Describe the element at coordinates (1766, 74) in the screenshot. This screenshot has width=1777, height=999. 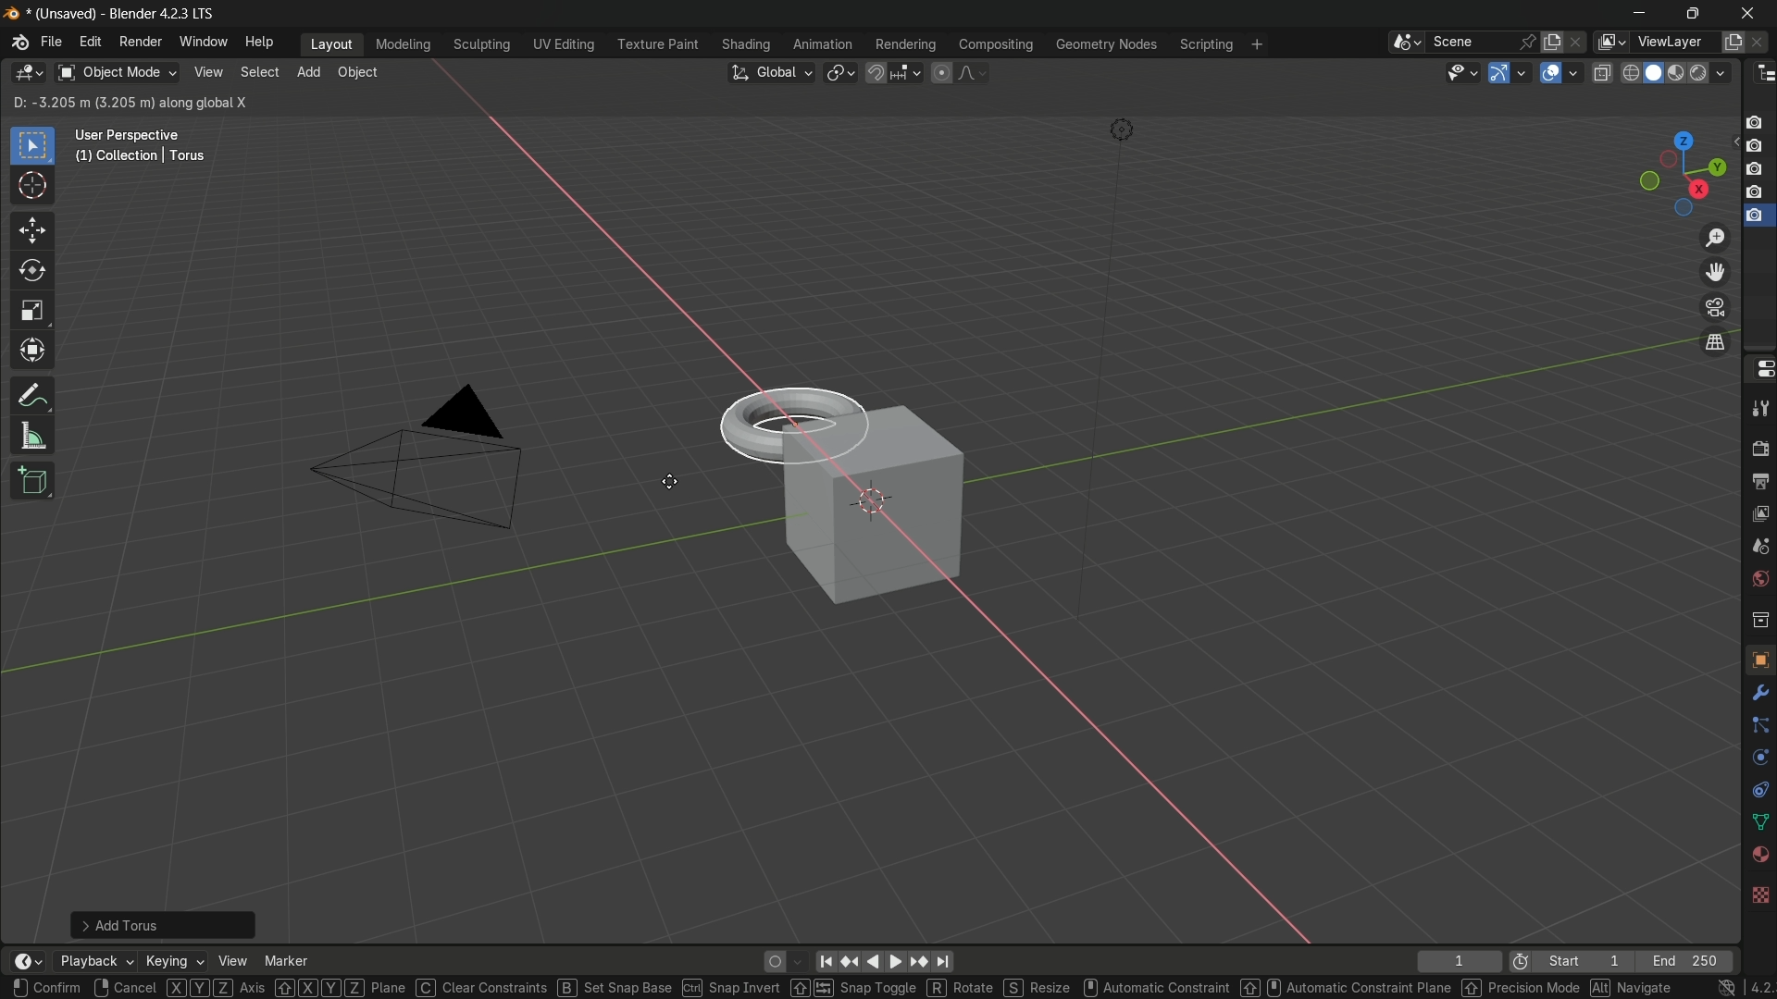
I see `outliner` at that location.